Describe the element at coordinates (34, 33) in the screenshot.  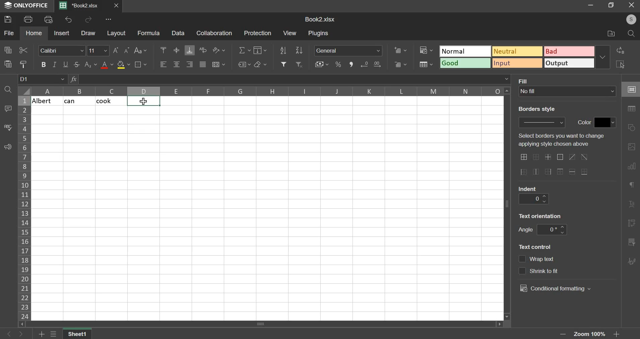
I see `home` at that location.